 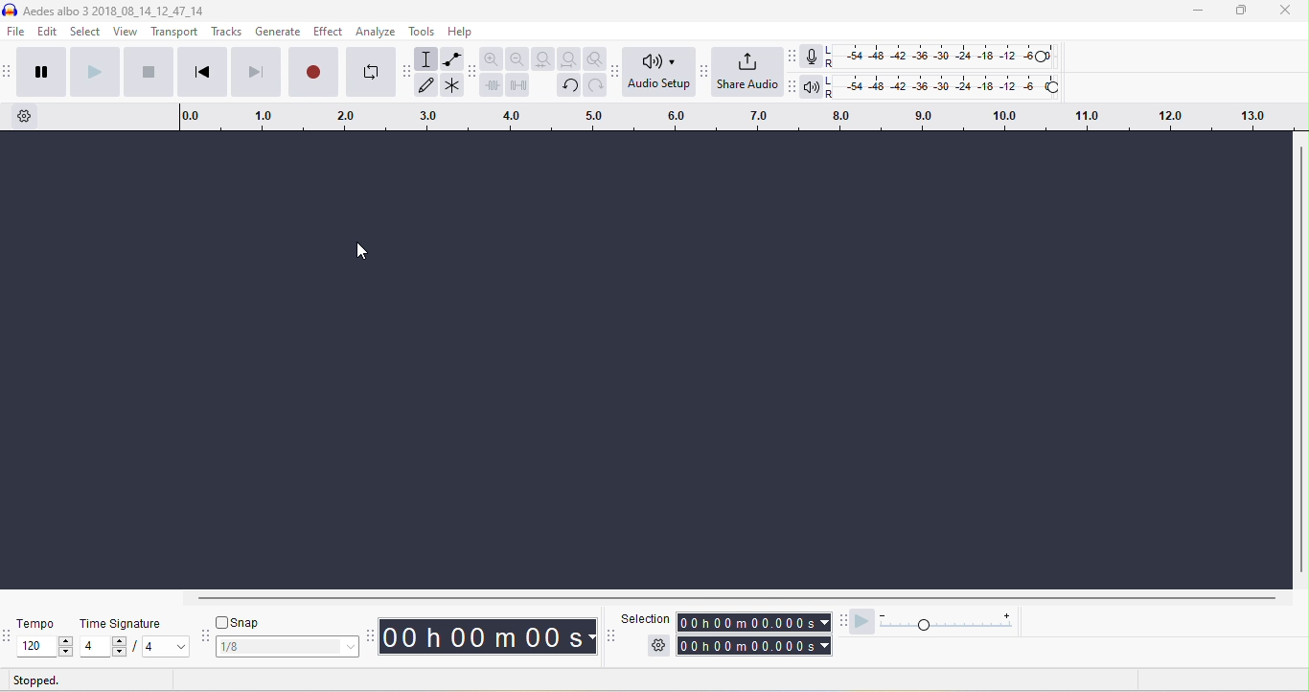 What do you see at coordinates (596, 85) in the screenshot?
I see `redo` at bounding box center [596, 85].